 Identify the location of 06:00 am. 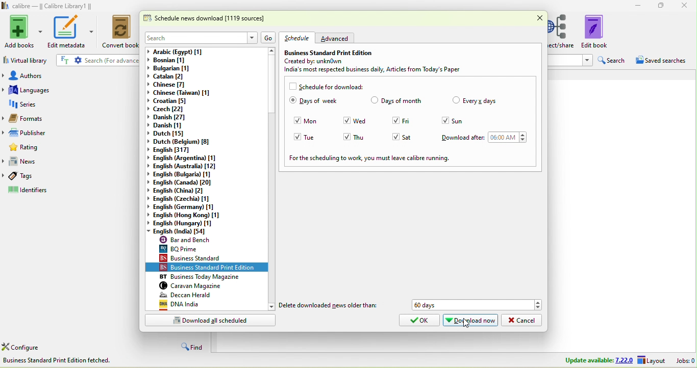
(504, 138).